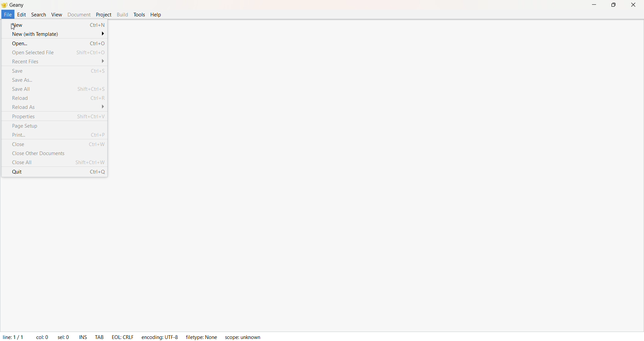 This screenshot has height=341, width=644. What do you see at coordinates (157, 15) in the screenshot?
I see `Help` at bounding box center [157, 15].